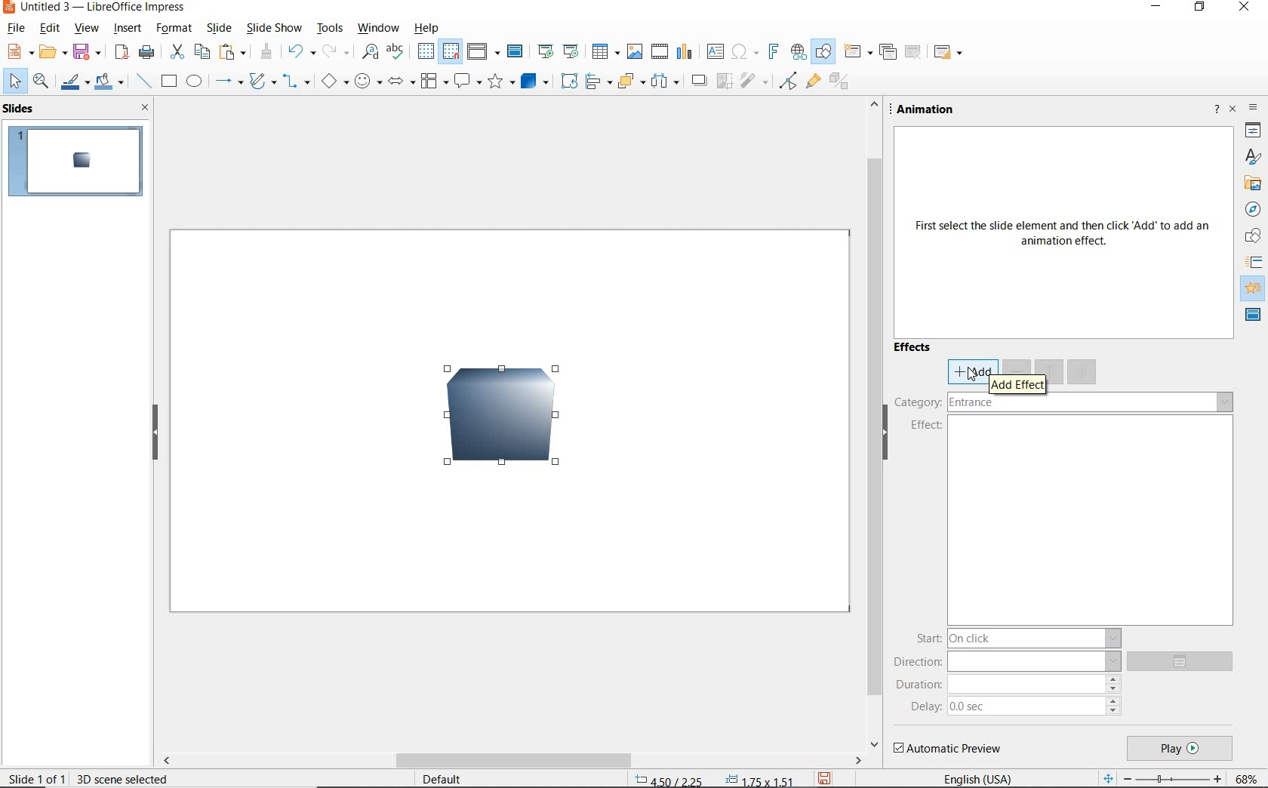  What do you see at coordinates (178, 52) in the screenshot?
I see `cut` at bounding box center [178, 52].